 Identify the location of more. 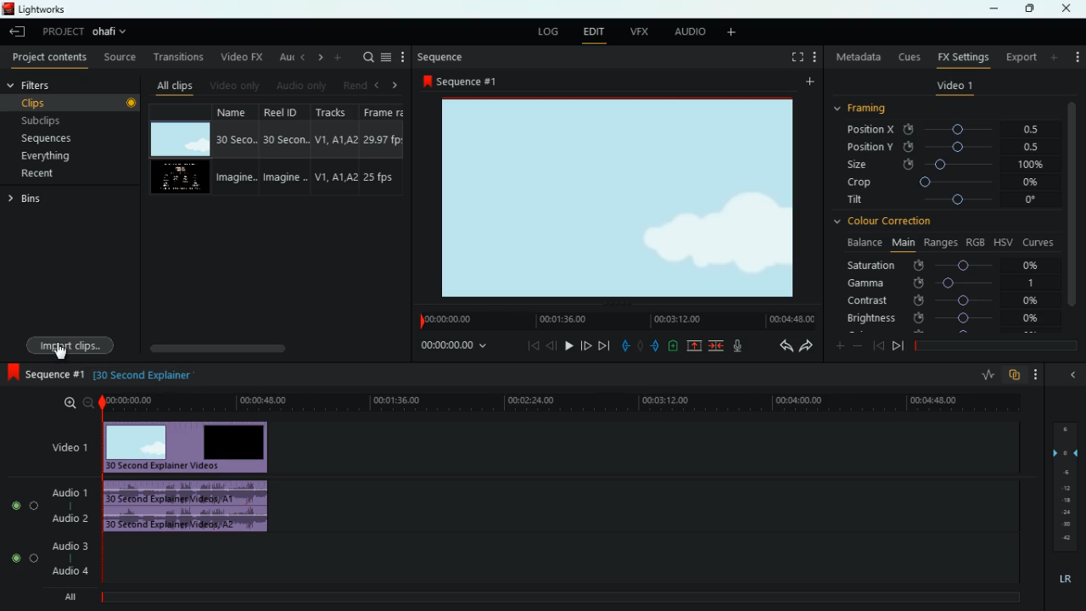
(338, 57).